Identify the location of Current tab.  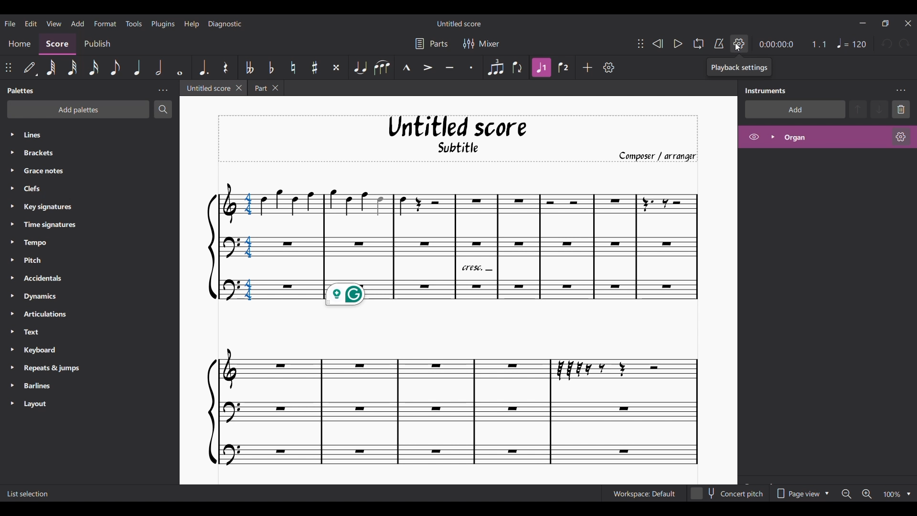
(207, 87).